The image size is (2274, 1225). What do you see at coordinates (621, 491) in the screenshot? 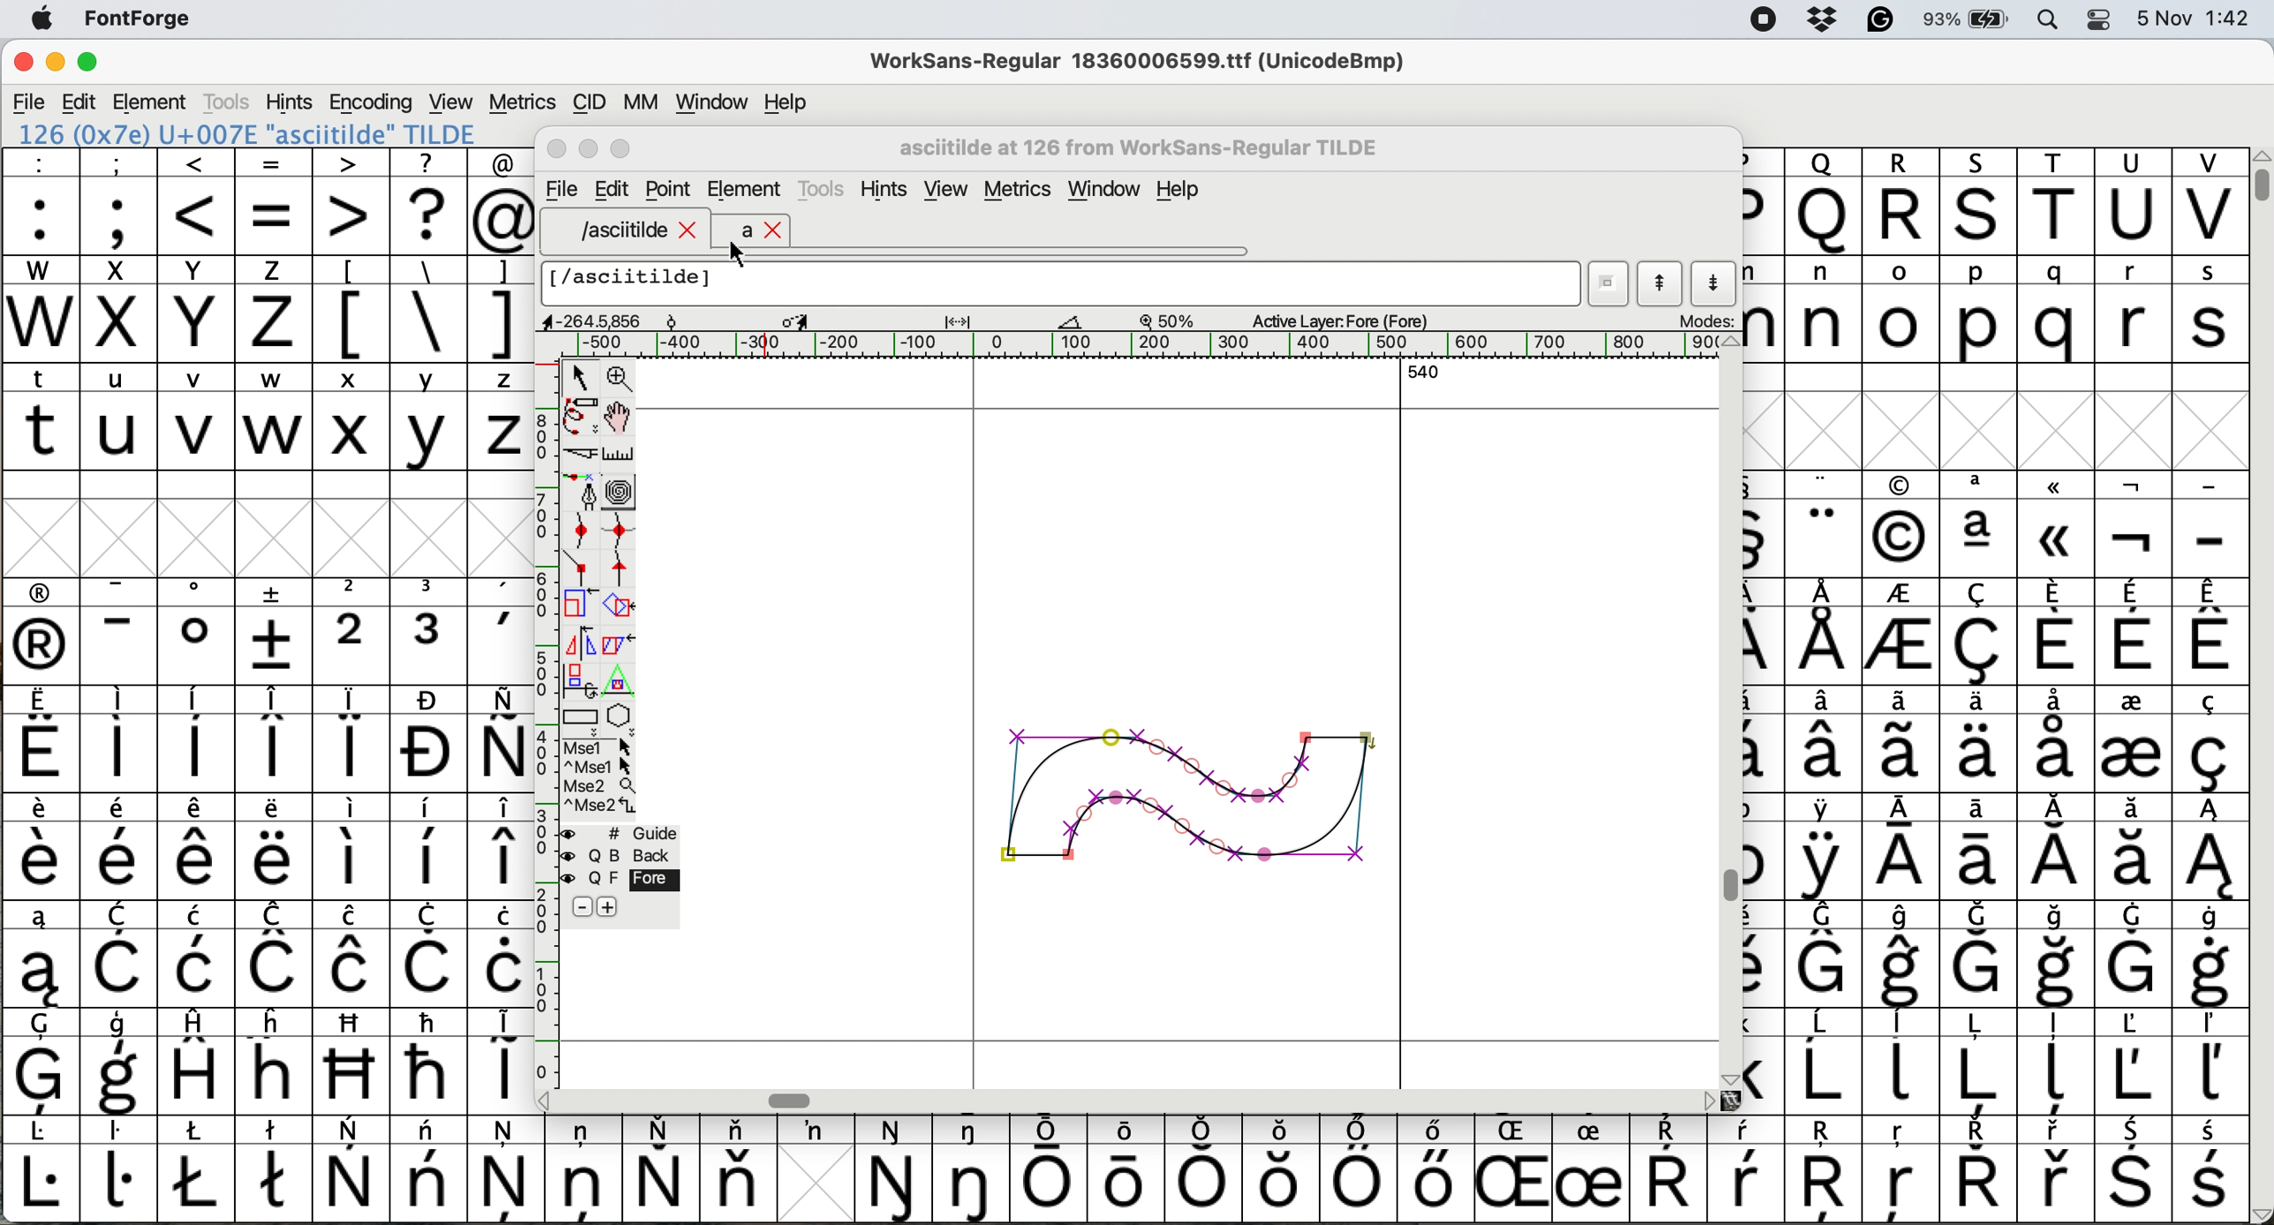
I see `change whether spiro is active or not` at bounding box center [621, 491].